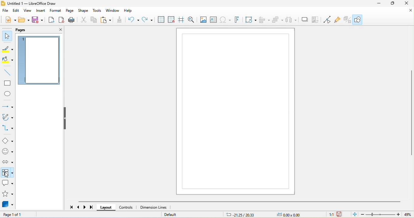 This screenshot has width=414, height=218. I want to click on format, so click(56, 11).